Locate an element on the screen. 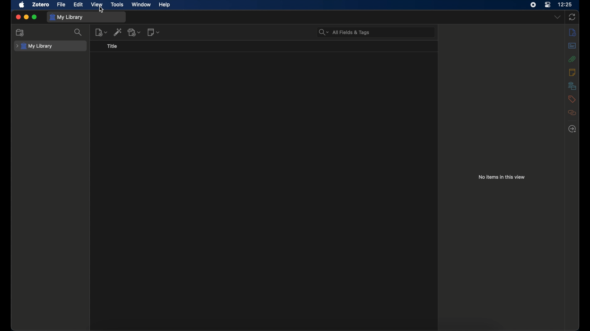 The width and height of the screenshot is (590, 331). abstract is located at coordinates (572, 45).